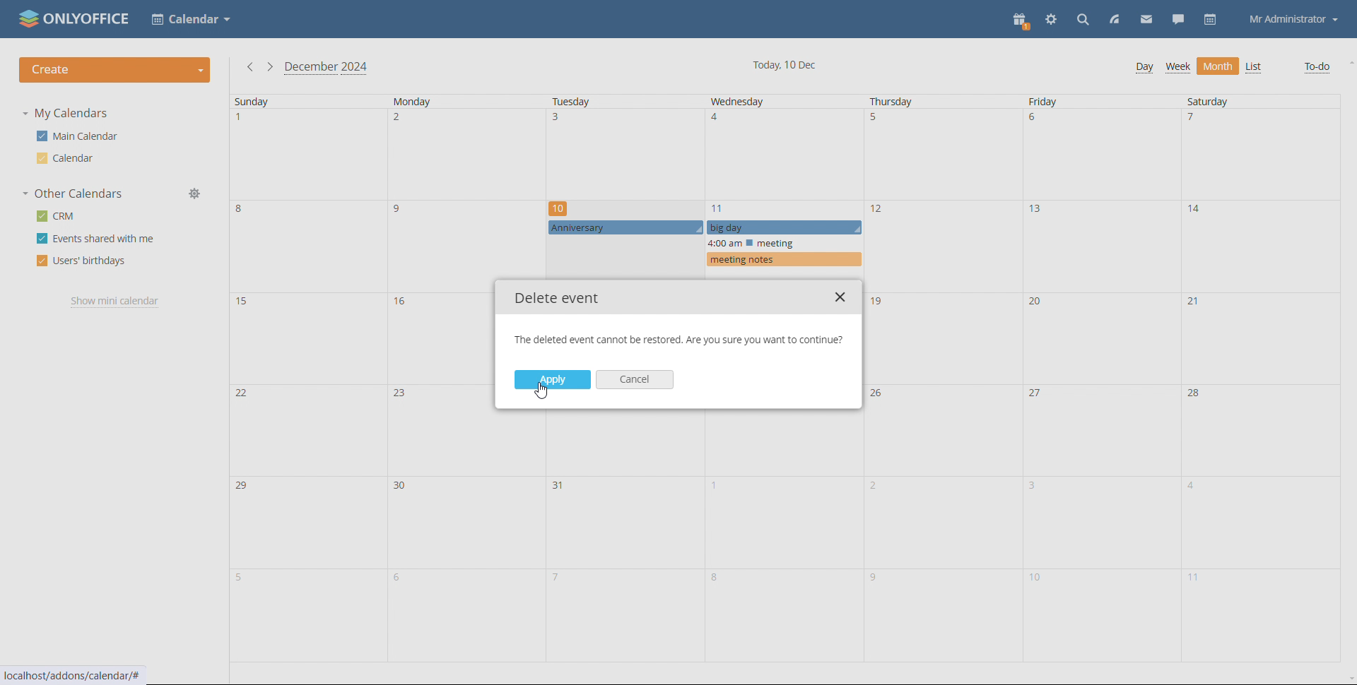 The width and height of the screenshot is (1357, 685). I want to click on my calendars, so click(69, 114).